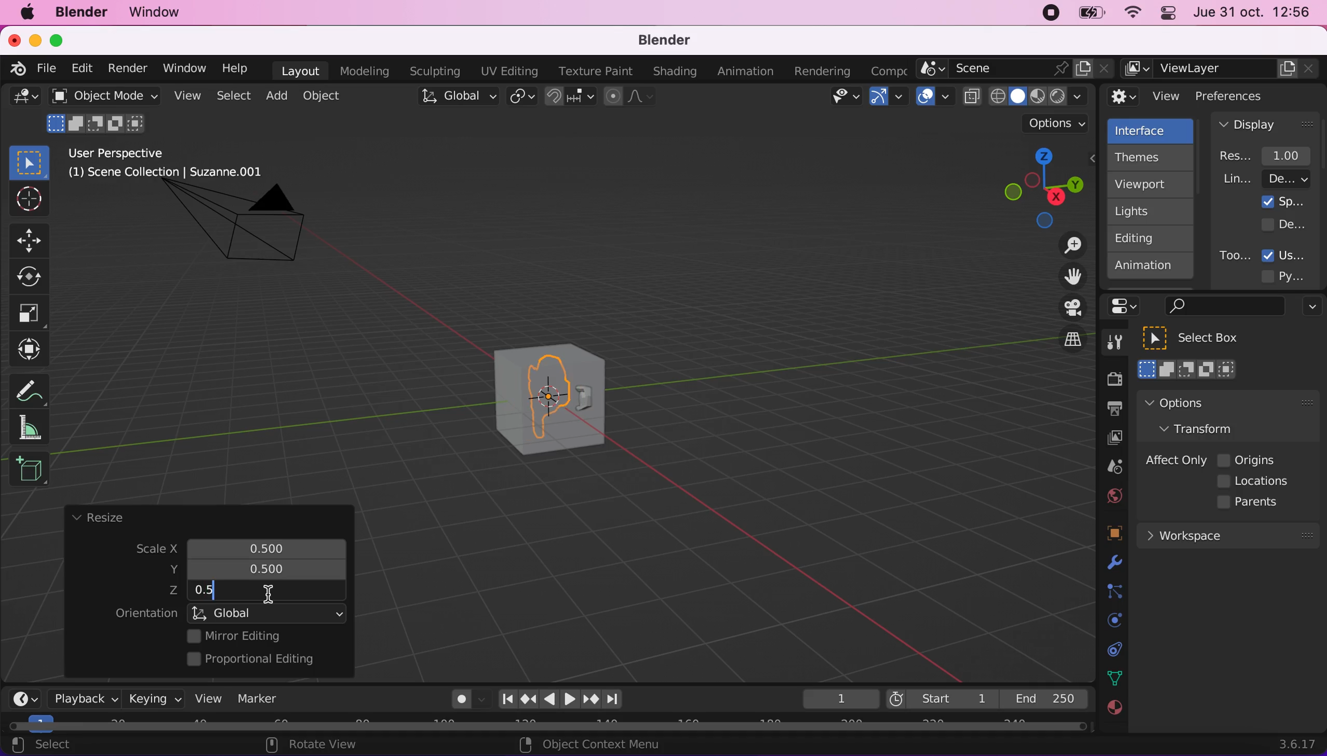 The image size is (1327, 756). What do you see at coordinates (1246, 96) in the screenshot?
I see `preferences` at bounding box center [1246, 96].